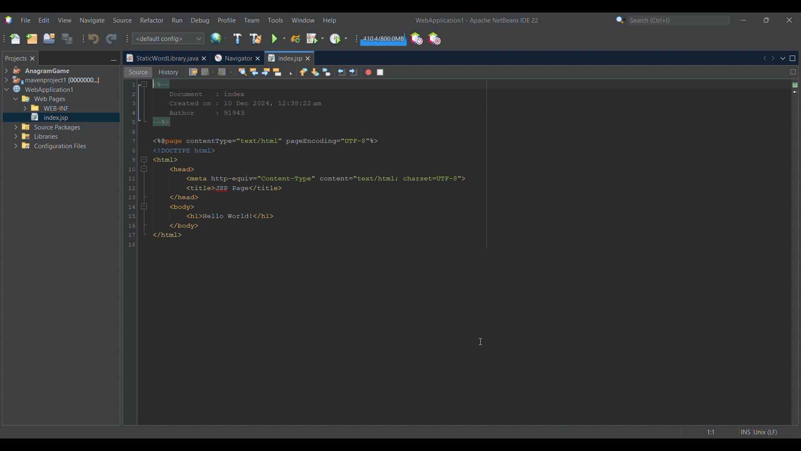  I want to click on No error, so click(796, 85).